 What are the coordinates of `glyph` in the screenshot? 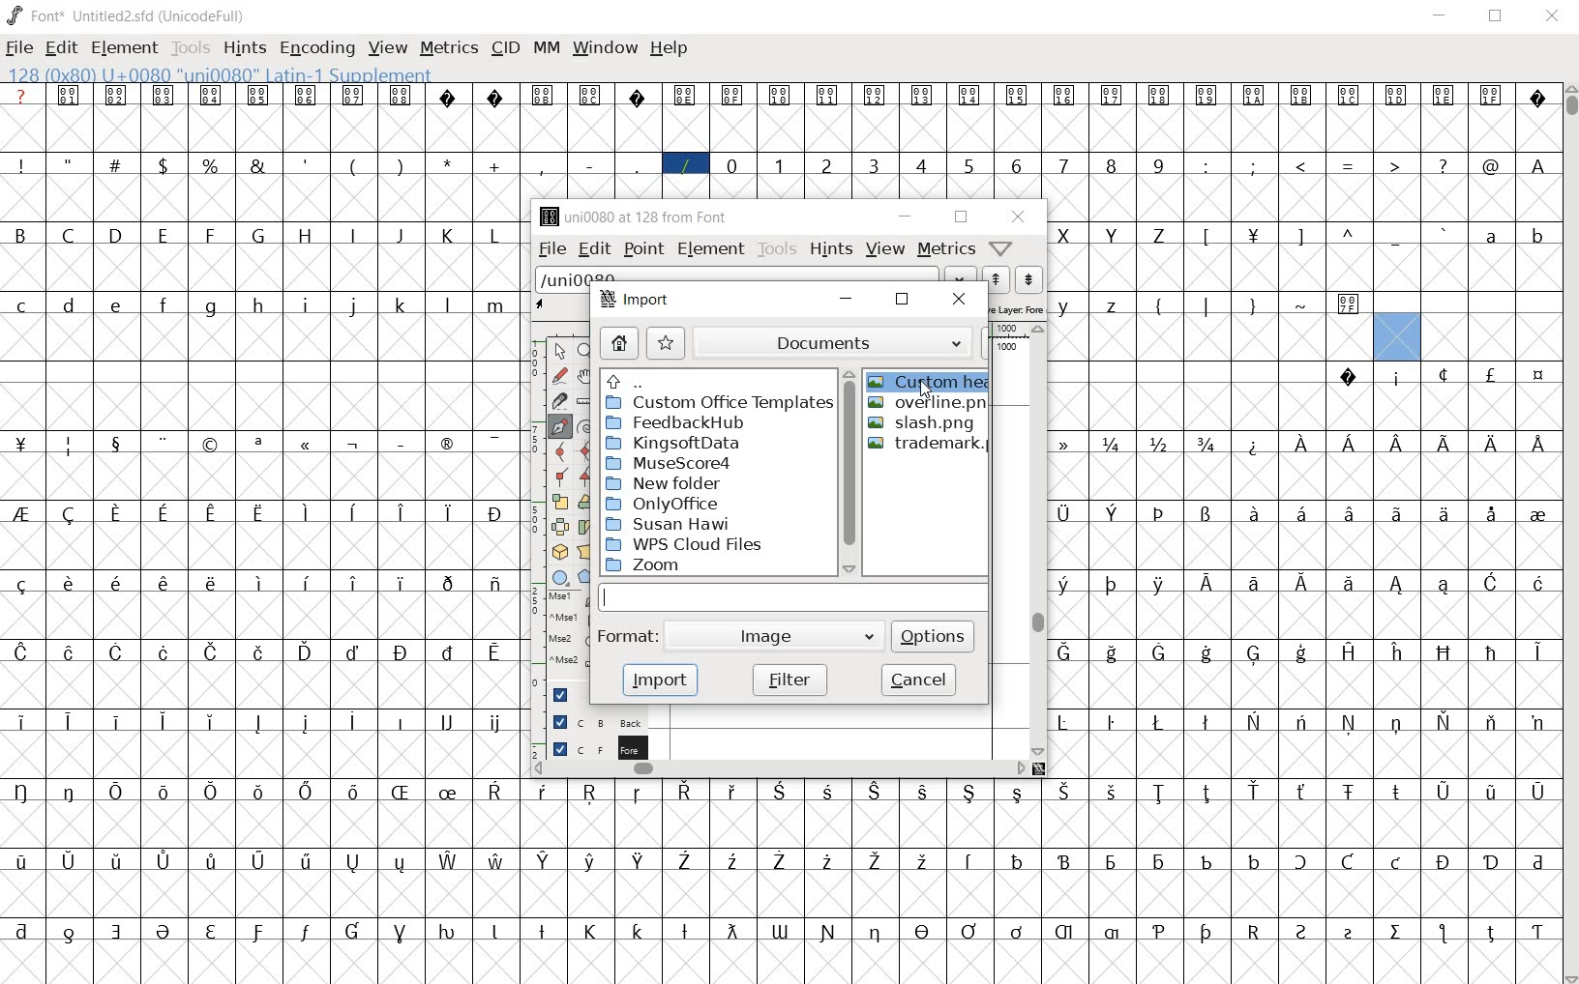 It's located at (400, 236).